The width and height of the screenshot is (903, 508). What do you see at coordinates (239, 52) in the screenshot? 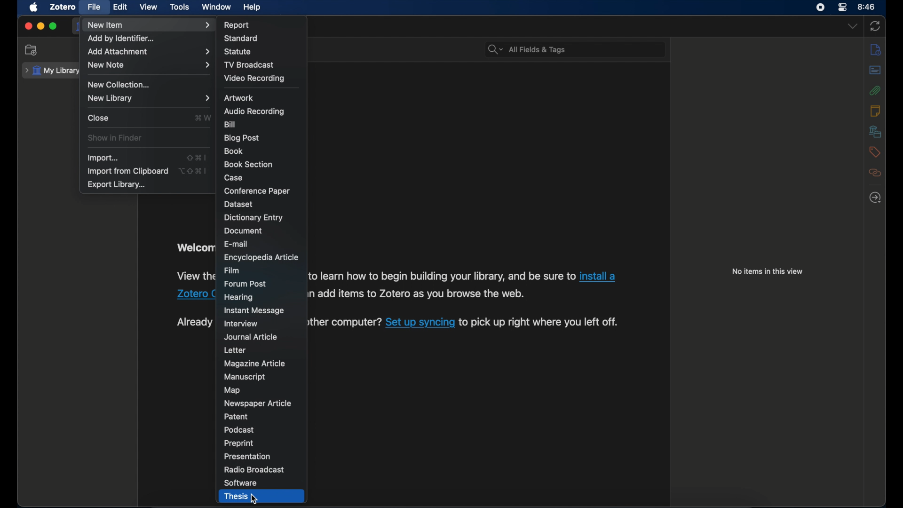
I see `statue` at bounding box center [239, 52].